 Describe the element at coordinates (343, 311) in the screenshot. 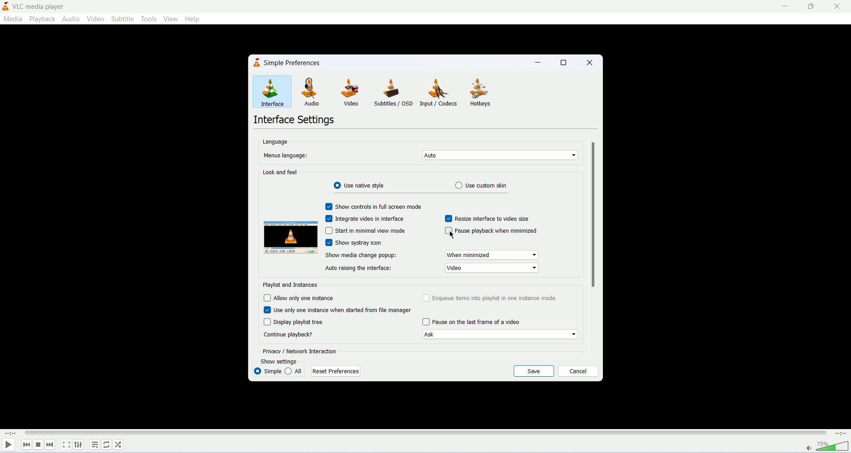

I see `use only one instance when started from file manager` at that location.